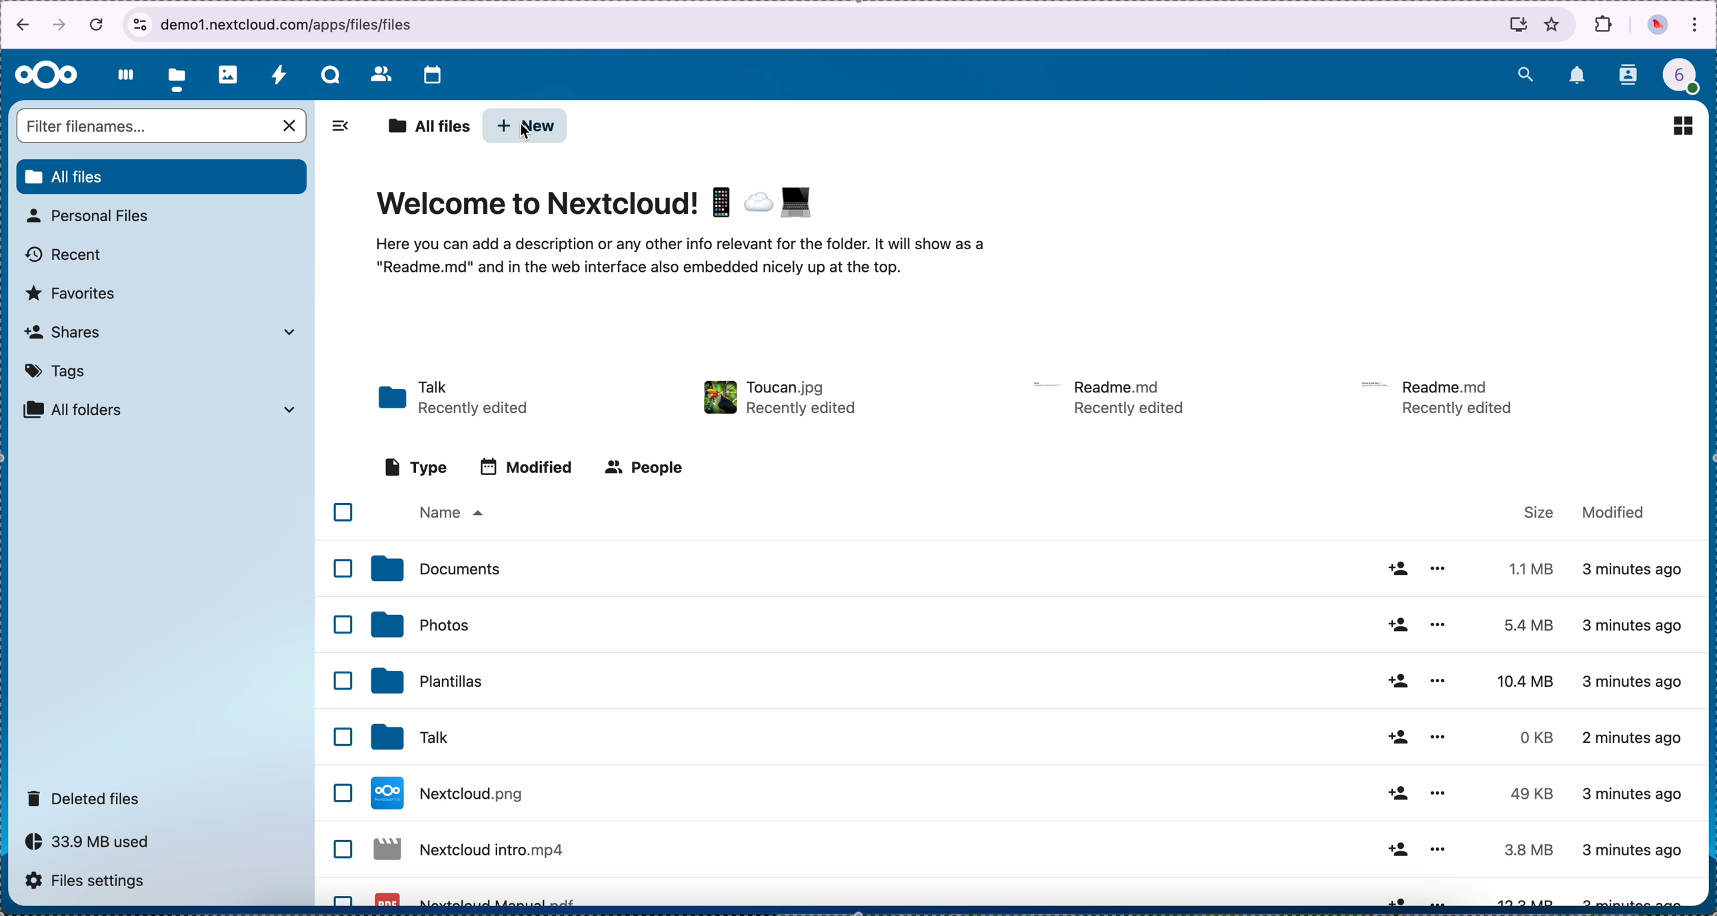 The width and height of the screenshot is (1717, 916). I want to click on cancel, so click(99, 23).